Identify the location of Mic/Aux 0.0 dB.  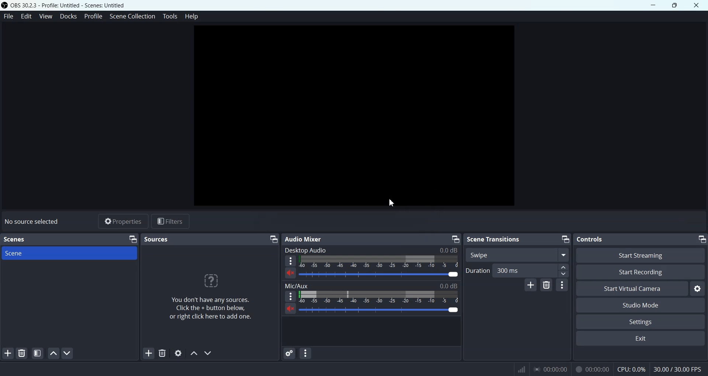
(371, 285).